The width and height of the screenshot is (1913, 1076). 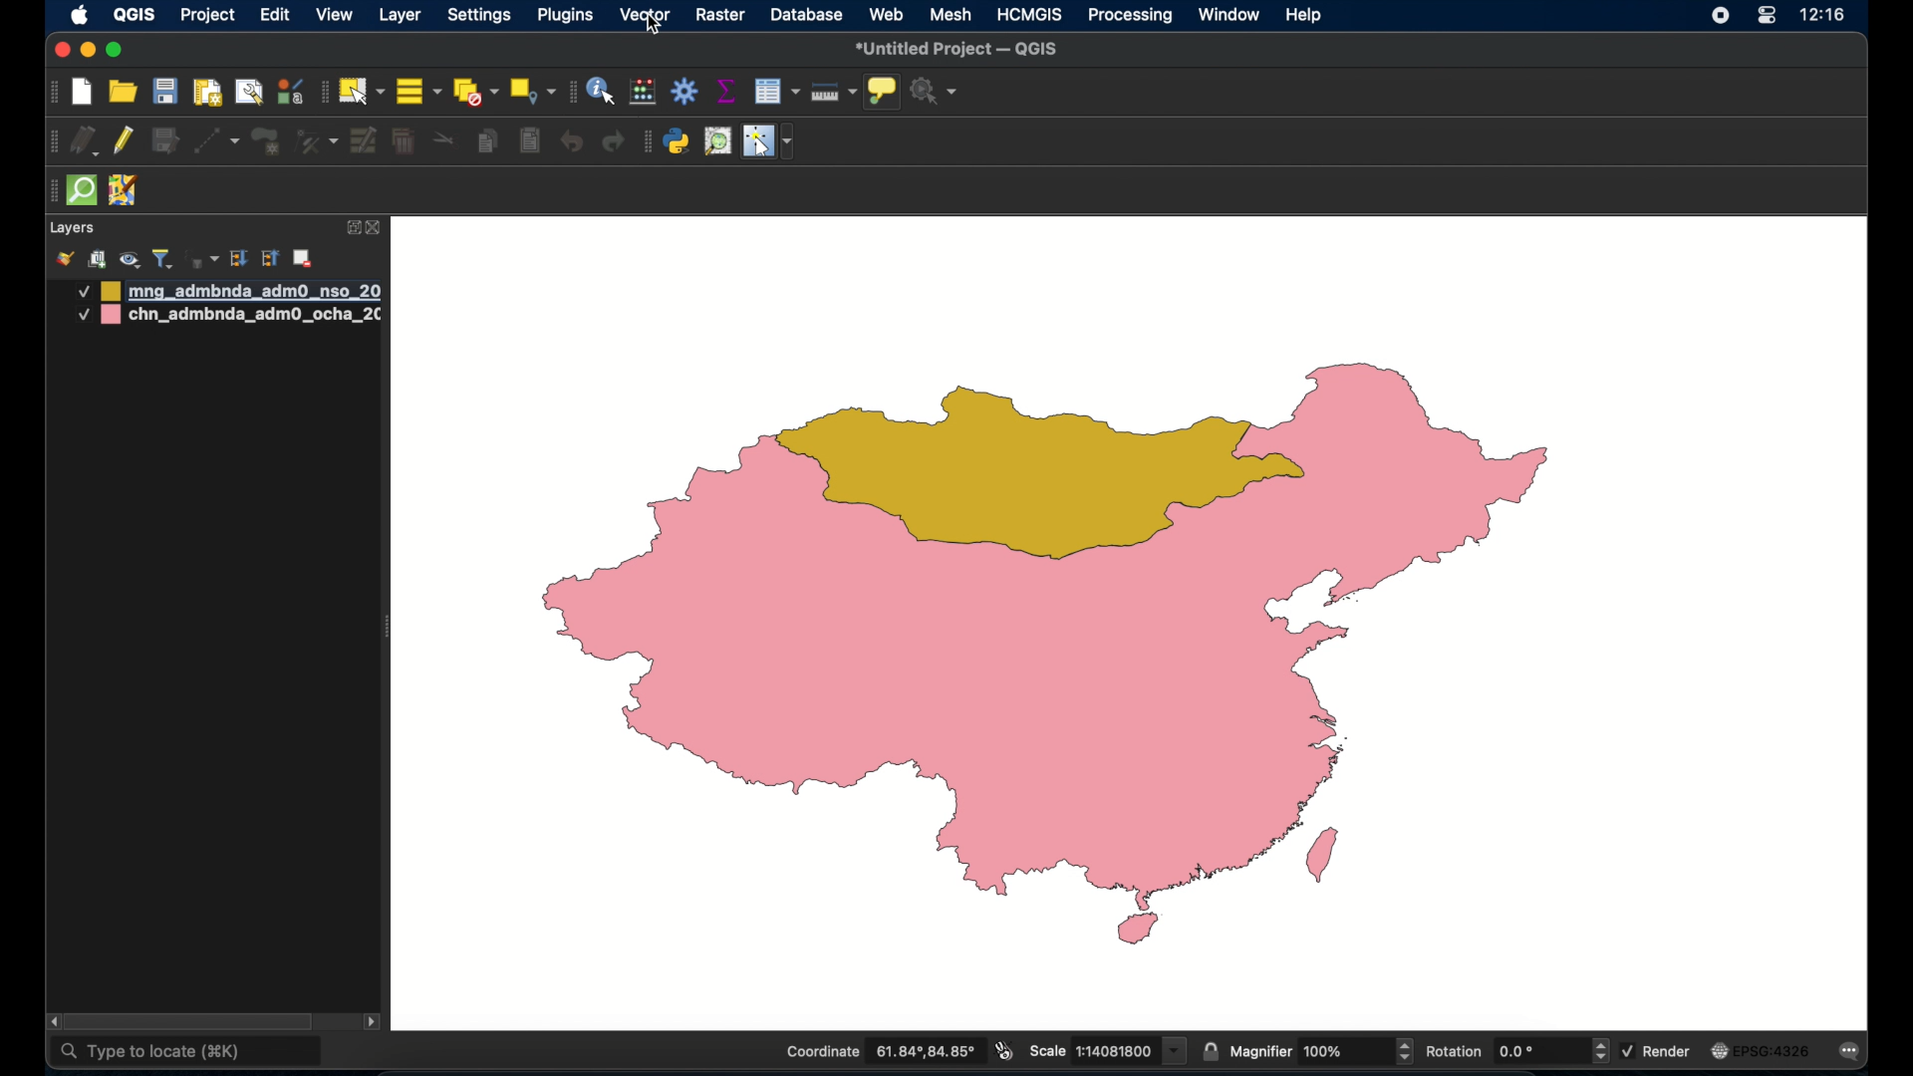 What do you see at coordinates (125, 93) in the screenshot?
I see `open project` at bounding box center [125, 93].